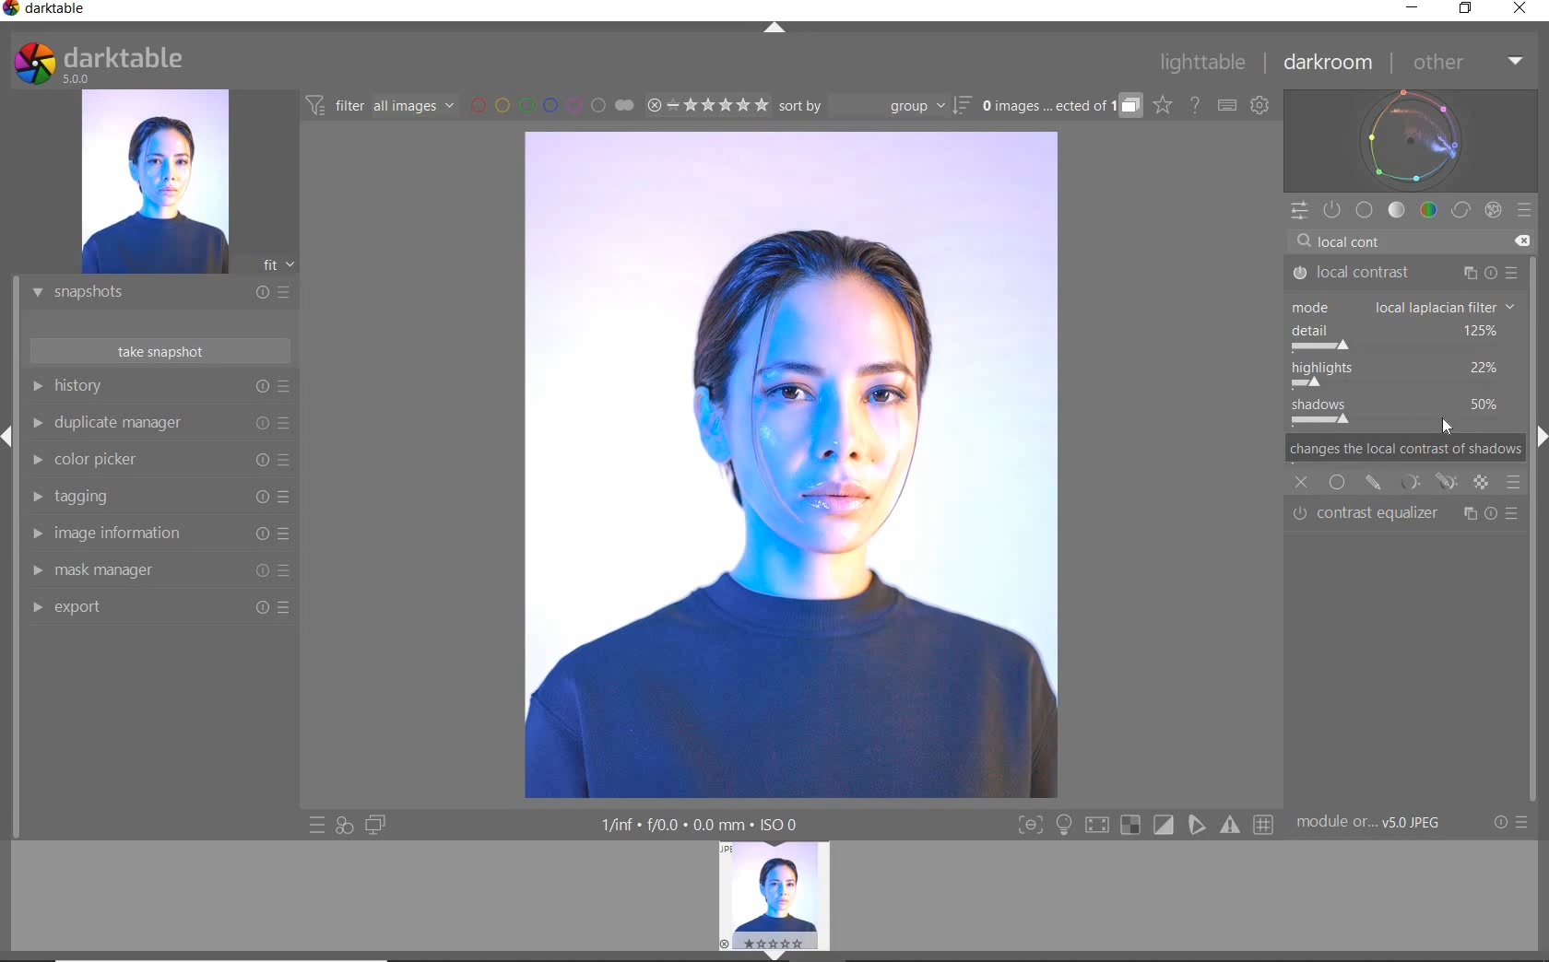 The image size is (1549, 962). I want to click on mode: bilateral grid, so click(1403, 307).